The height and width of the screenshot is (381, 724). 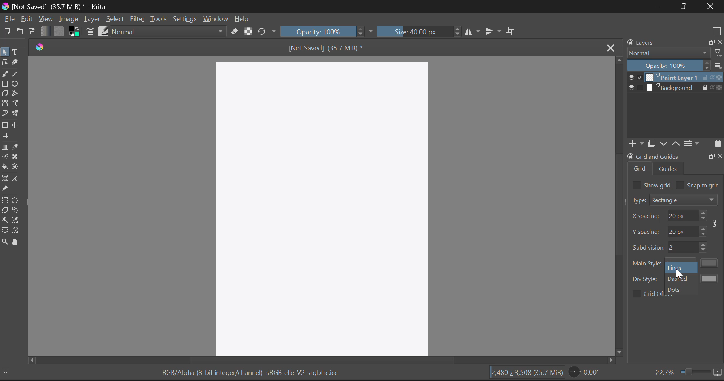 I want to click on Window, so click(x=215, y=19).